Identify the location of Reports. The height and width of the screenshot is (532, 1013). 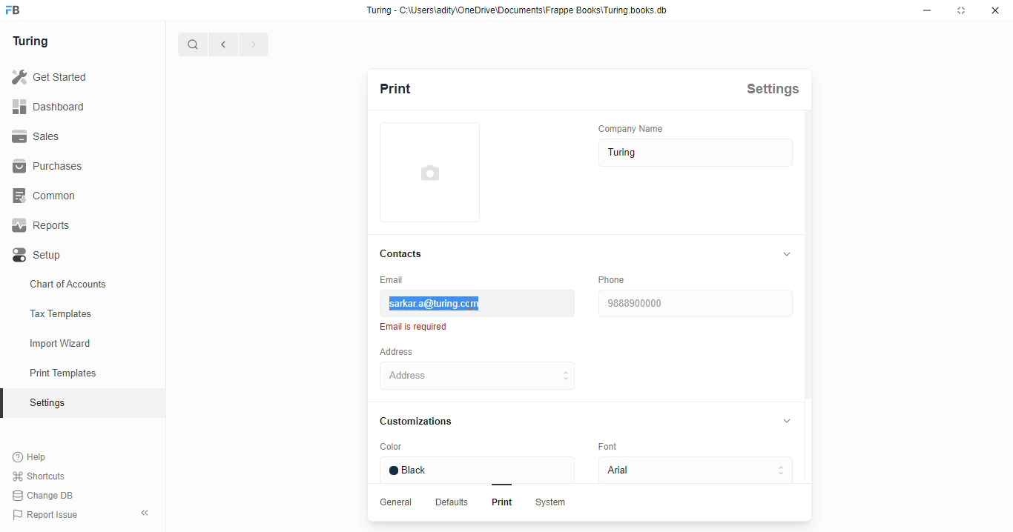
(47, 226).